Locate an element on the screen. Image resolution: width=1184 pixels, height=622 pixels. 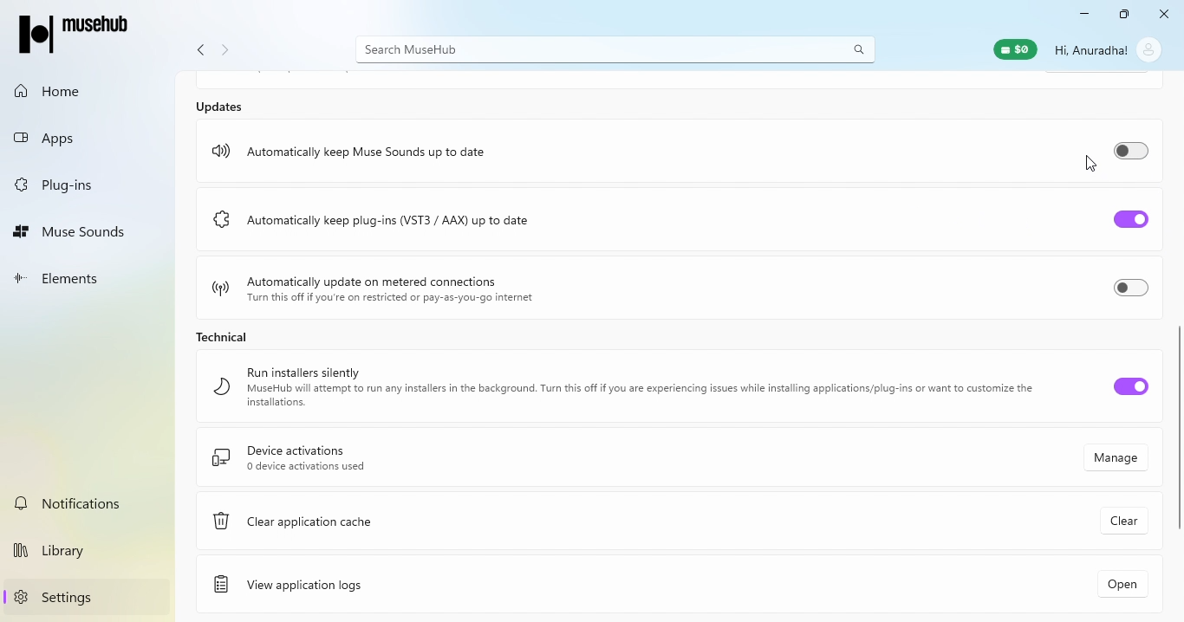
Open is located at coordinates (1117, 583).